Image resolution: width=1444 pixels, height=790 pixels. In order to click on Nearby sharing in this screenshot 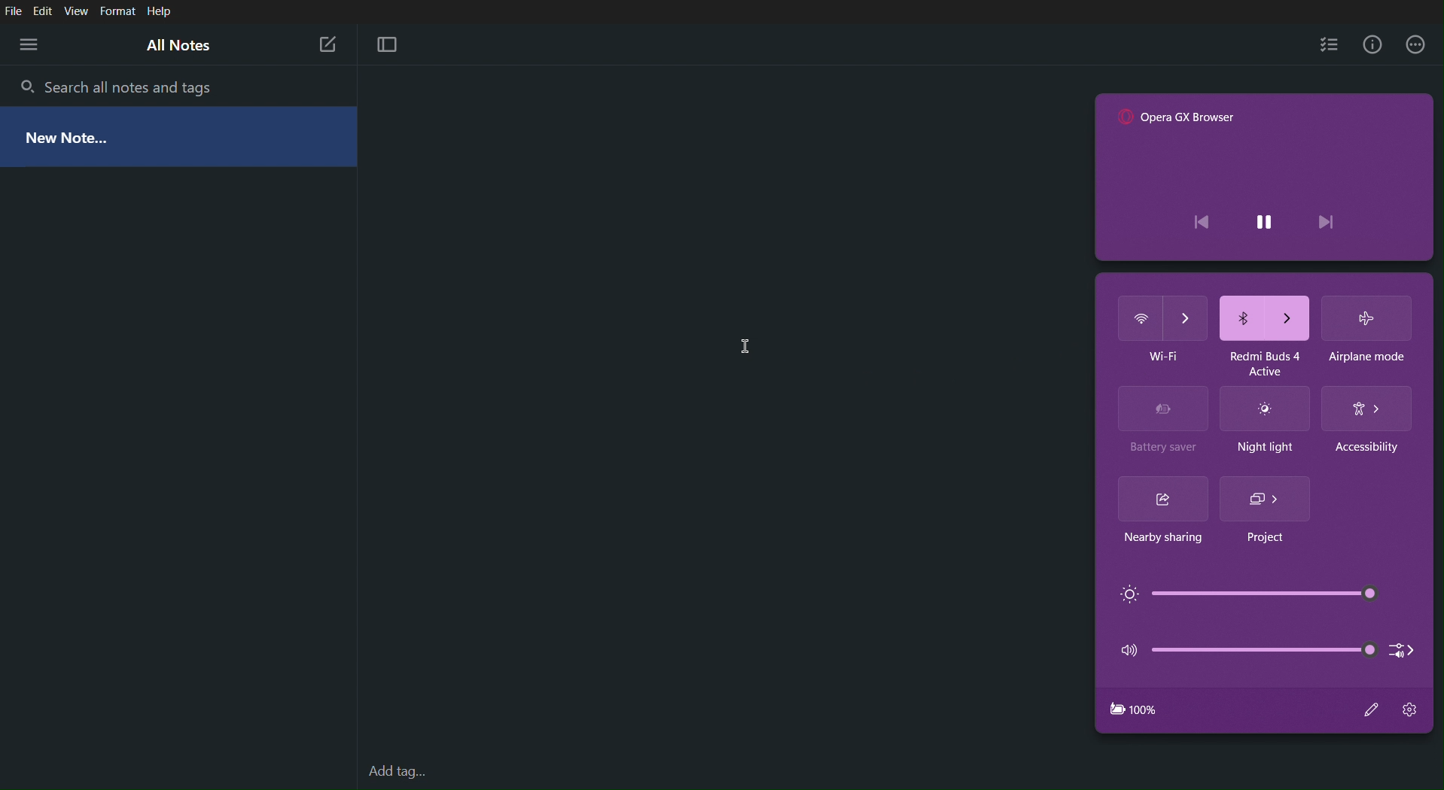, I will do `click(1154, 542)`.